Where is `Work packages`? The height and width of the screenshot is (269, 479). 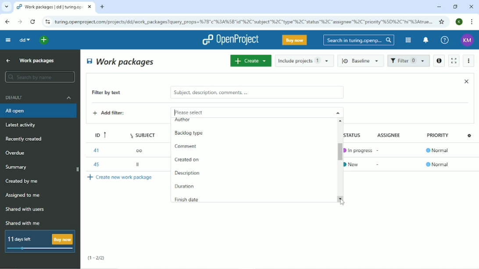
Work packages is located at coordinates (121, 61).